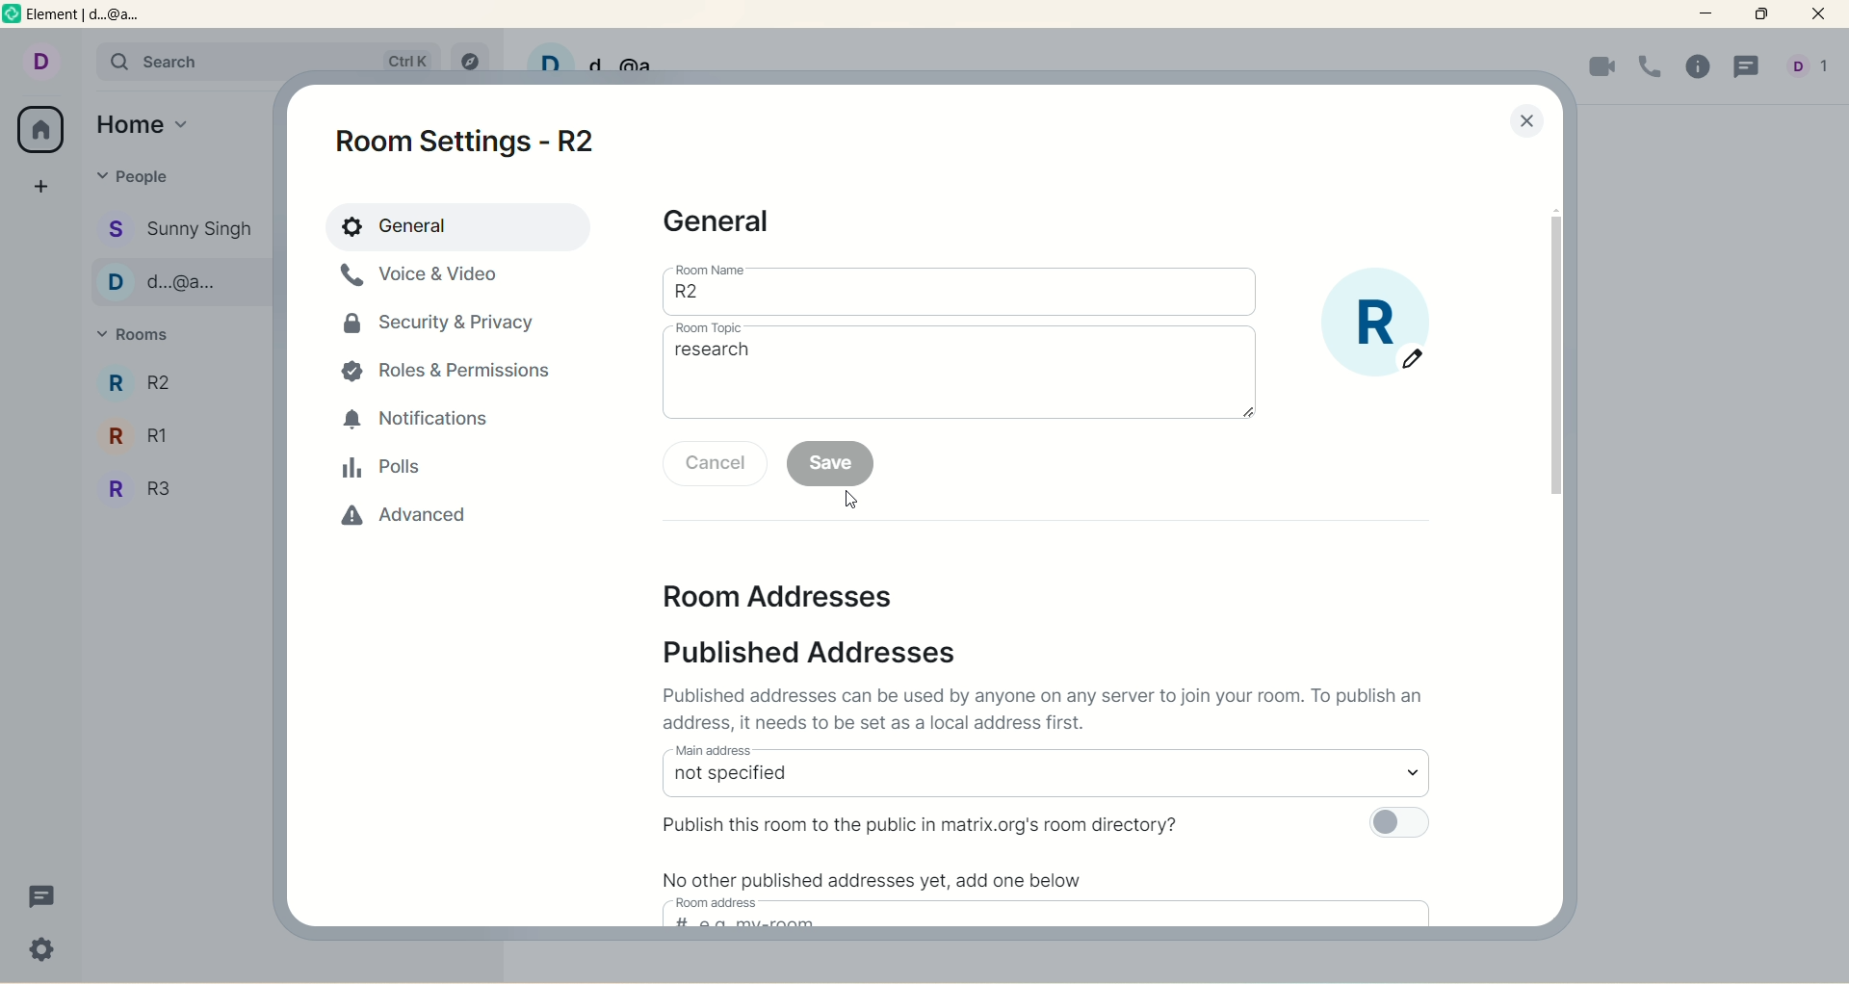  Describe the element at coordinates (456, 226) in the screenshot. I see `general` at that location.